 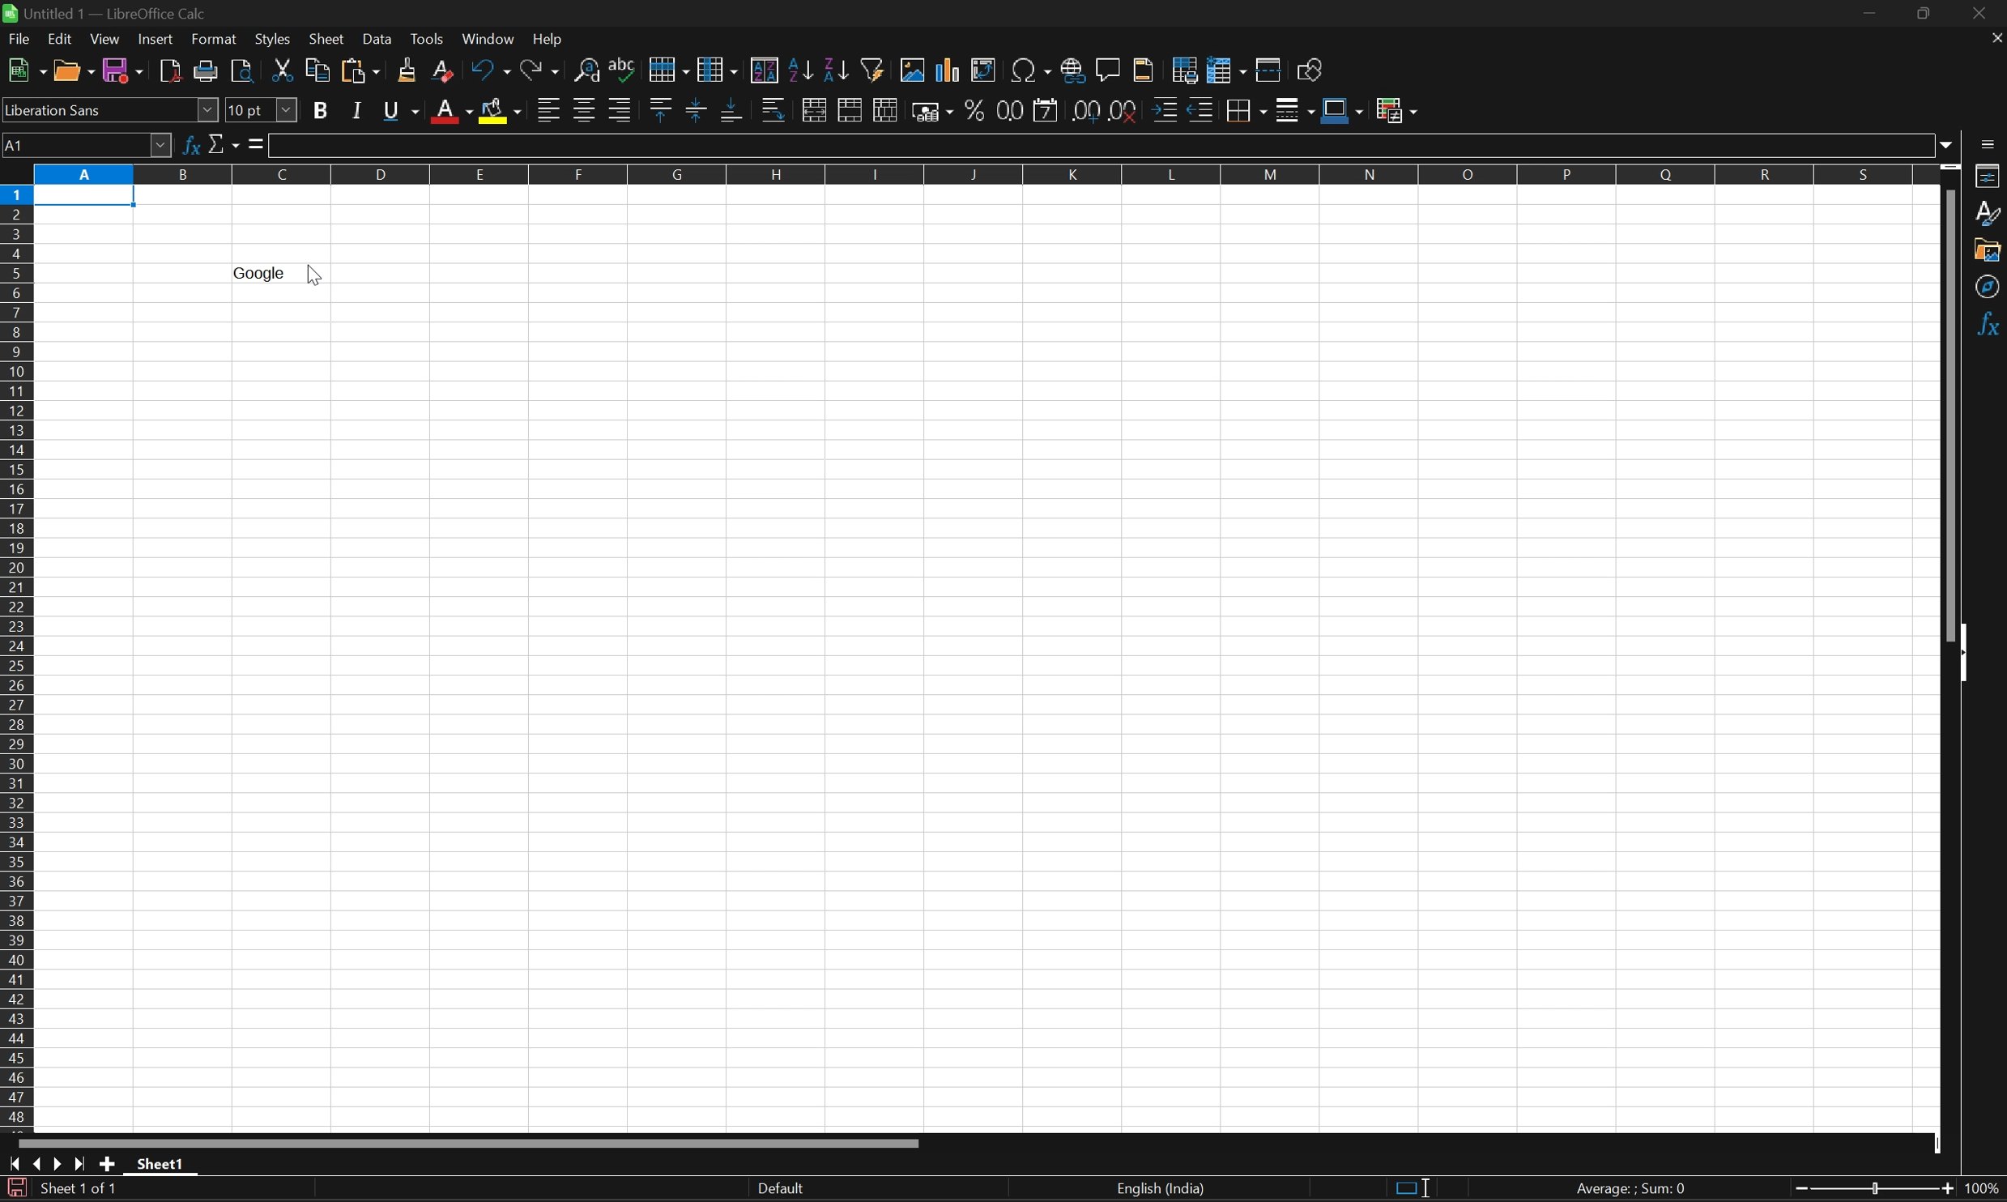 What do you see at coordinates (14, 1166) in the screenshot?
I see `Scroll to first sheet` at bounding box center [14, 1166].